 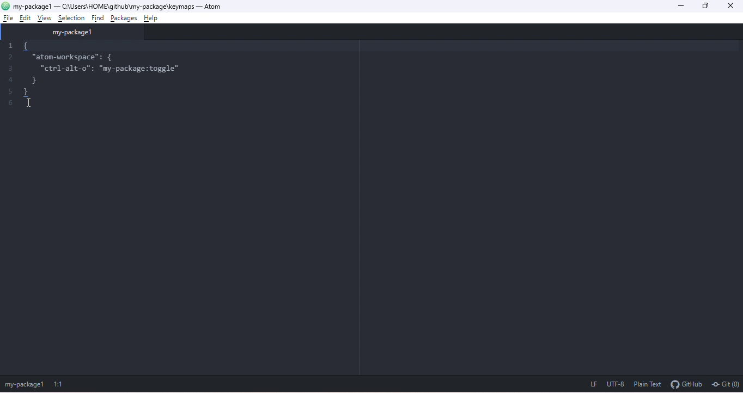 I want to click on packages, so click(x=125, y=19).